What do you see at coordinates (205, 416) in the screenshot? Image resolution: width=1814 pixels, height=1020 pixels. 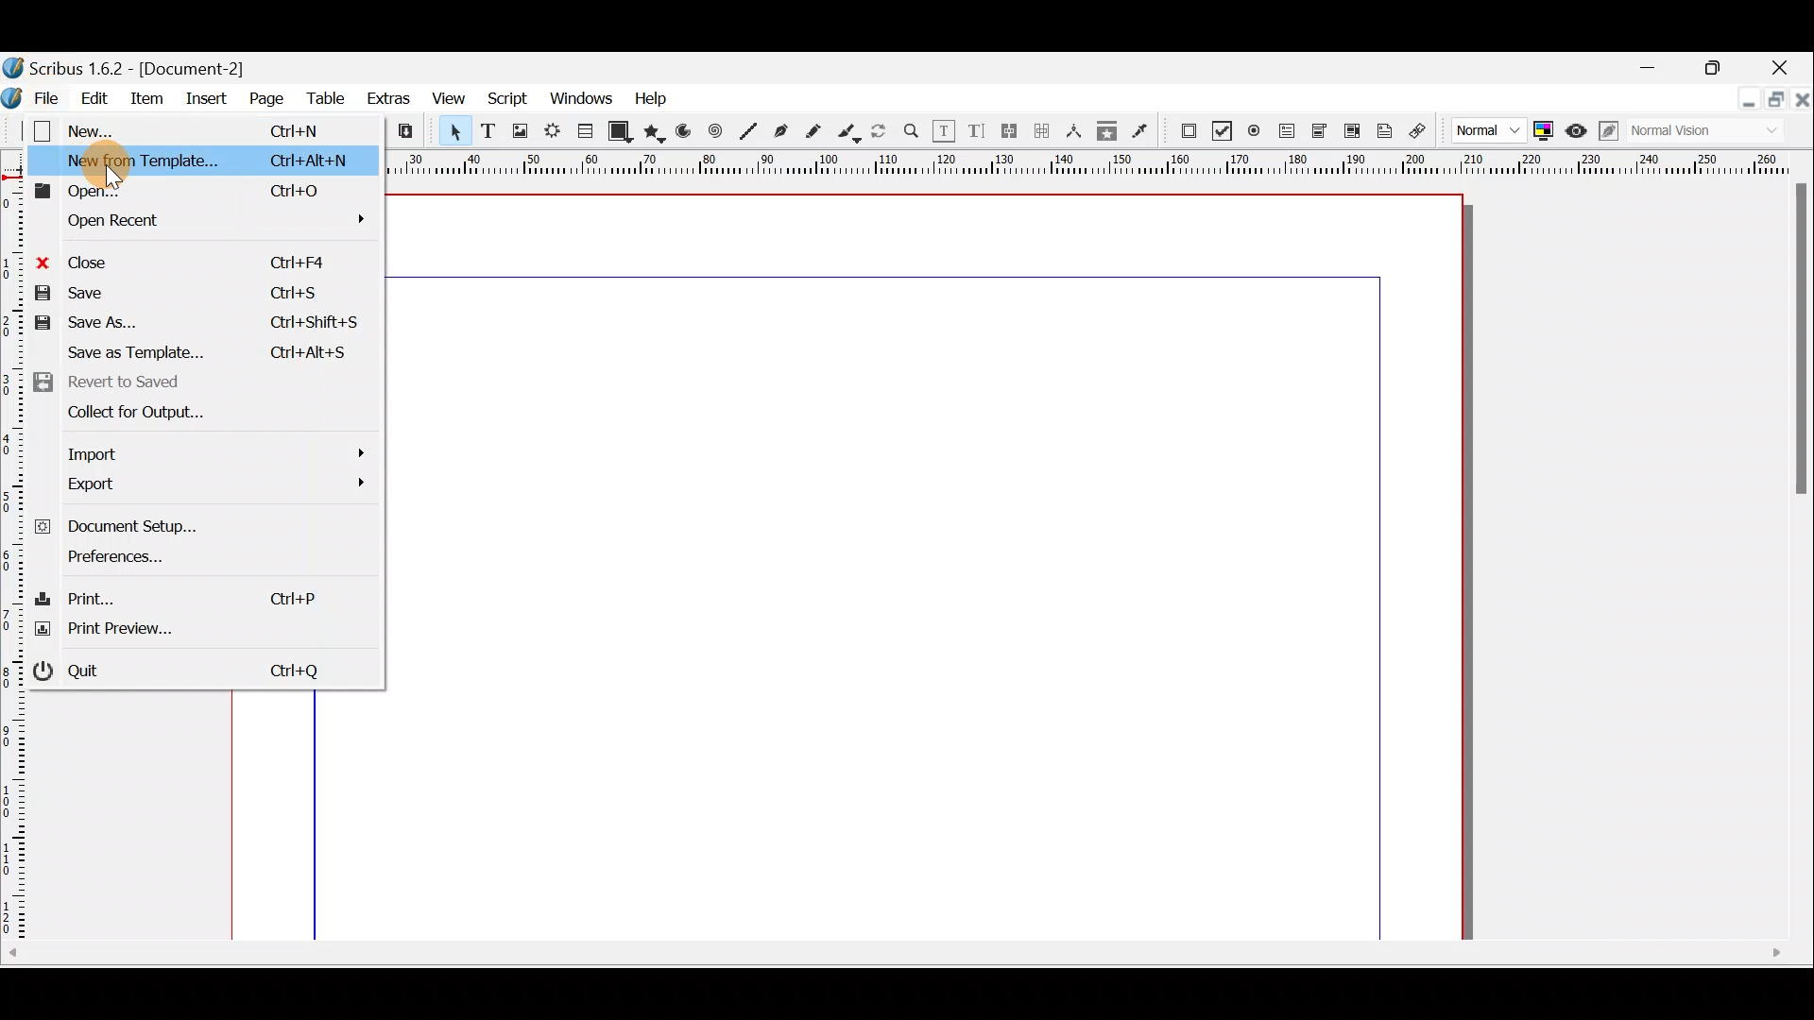 I see `Collect for output` at bounding box center [205, 416].